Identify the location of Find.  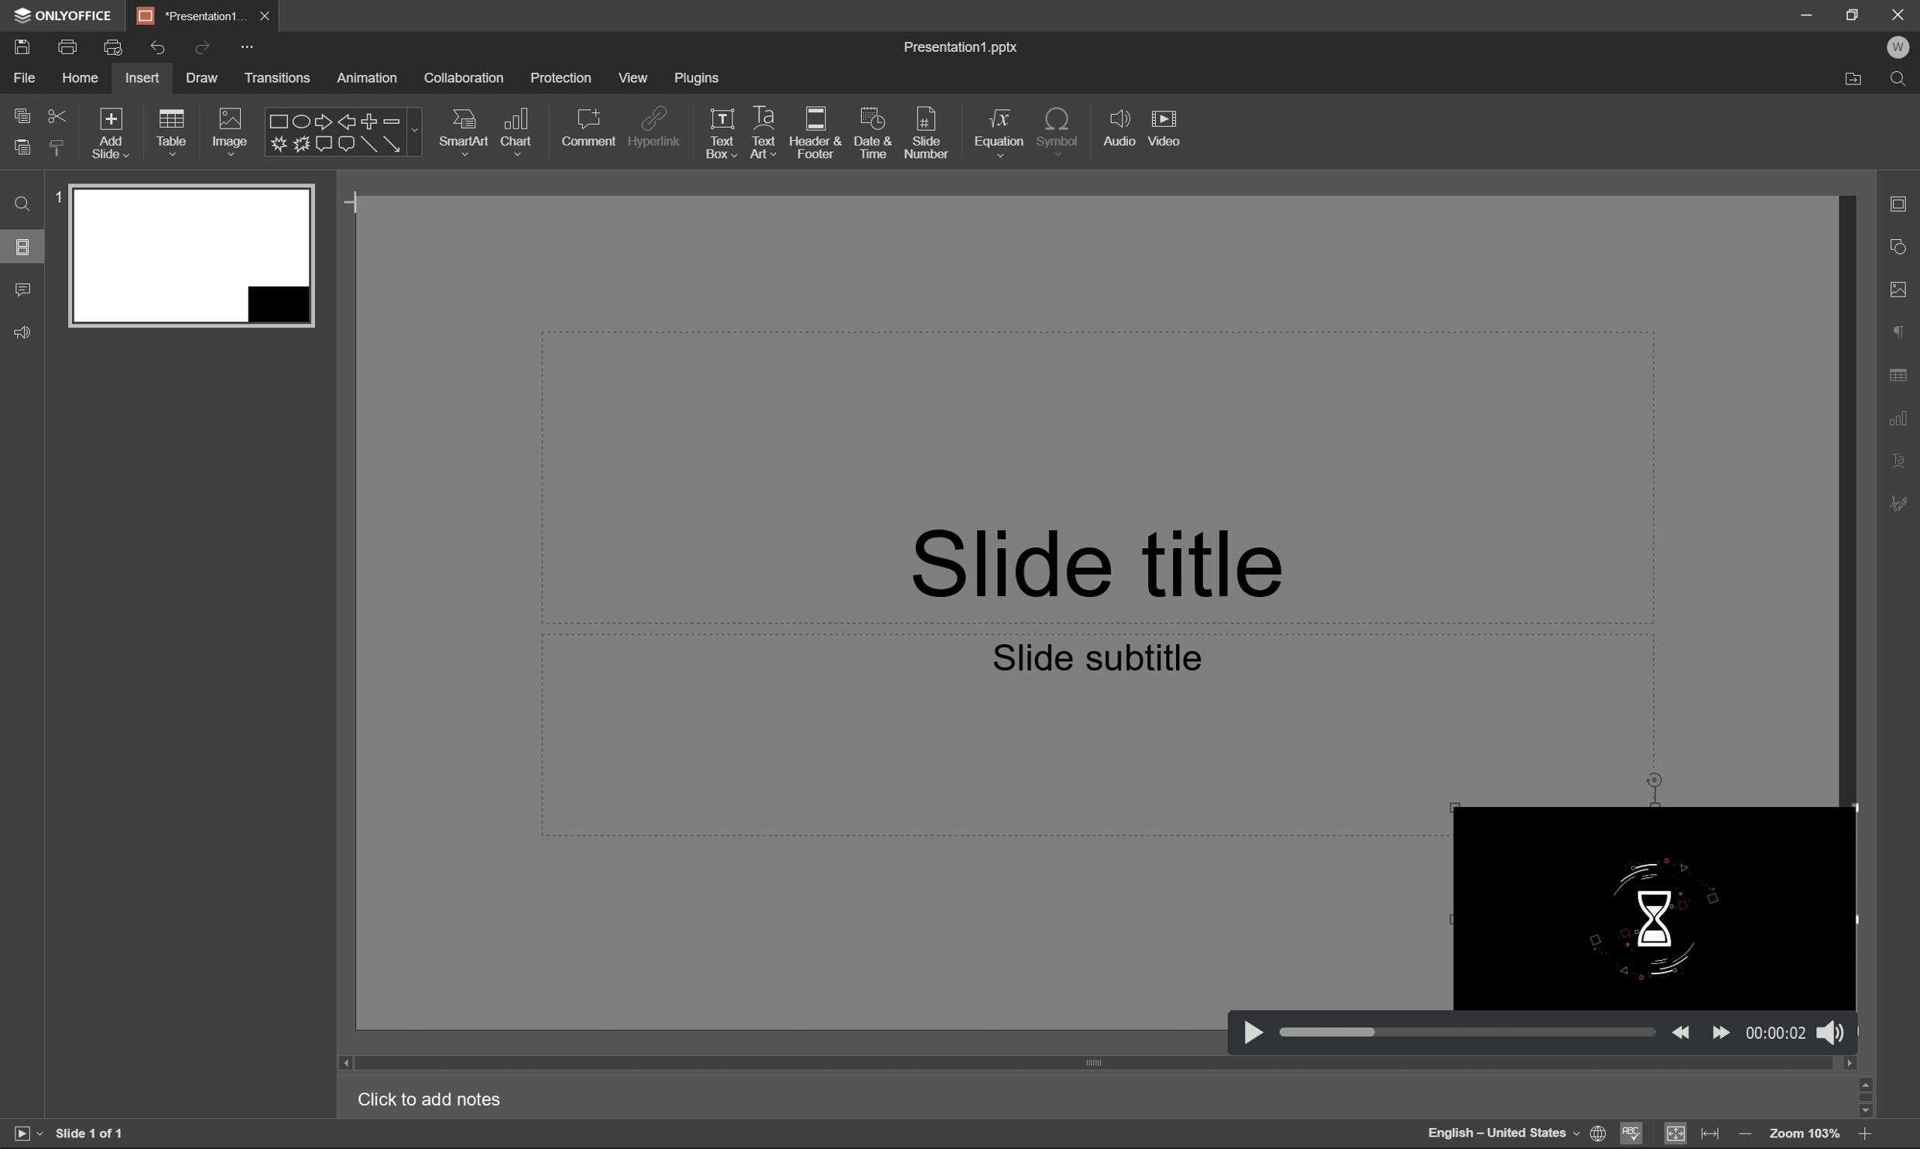
(24, 208).